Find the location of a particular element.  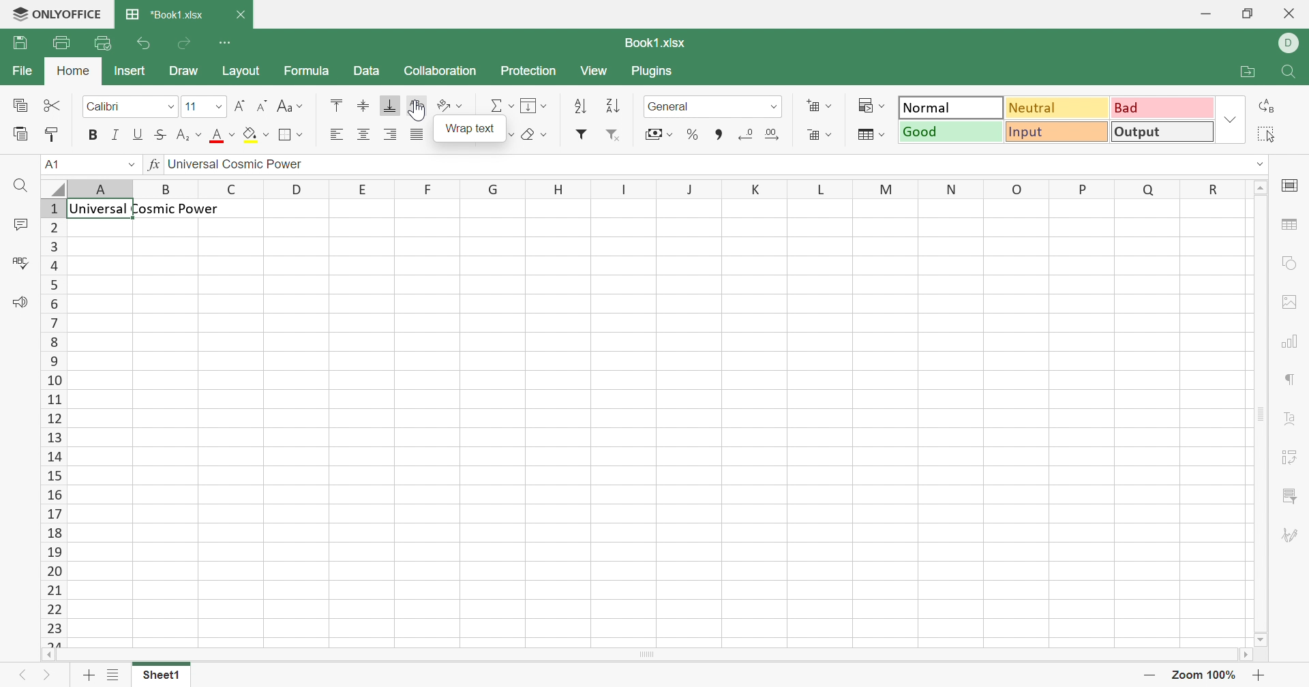

Zoom 100% is located at coordinates (1207, 677).